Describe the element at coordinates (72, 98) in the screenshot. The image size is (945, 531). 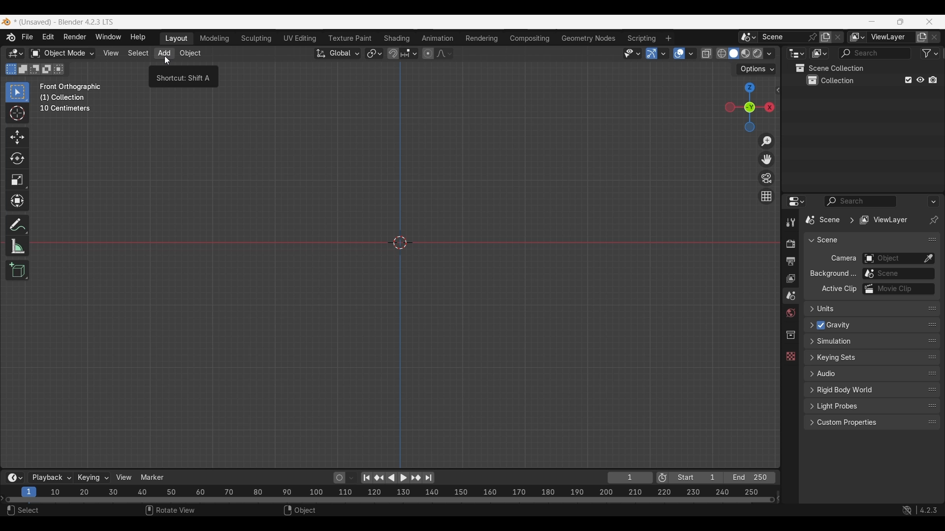
I see `Description of the current frame` at that location.